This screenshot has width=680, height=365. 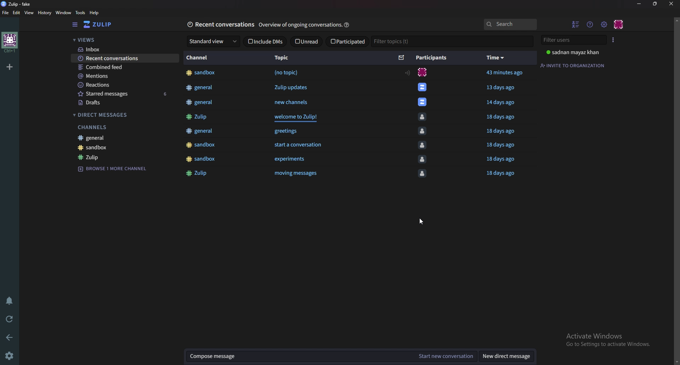 I want to click on Hide user list, so click(x=576, y=24).